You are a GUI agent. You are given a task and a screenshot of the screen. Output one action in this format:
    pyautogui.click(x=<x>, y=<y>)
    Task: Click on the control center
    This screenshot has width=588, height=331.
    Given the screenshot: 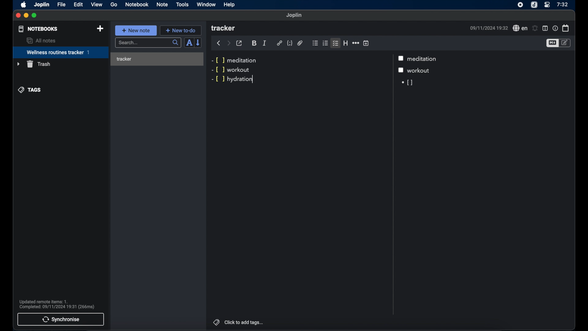 What is the action you would take?
    pyautogui.click(x=547, y=5)
    